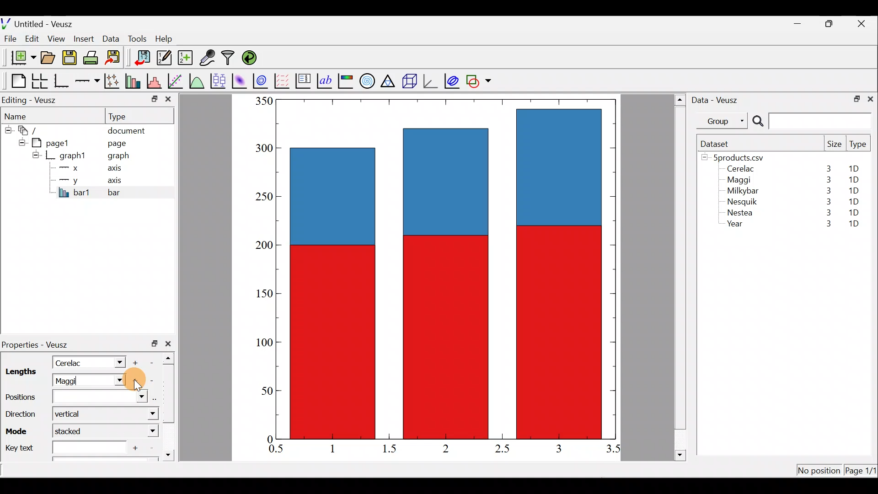  Describe the element at coordinates (169, 39) in the screenshot. I see `Help` at that location.